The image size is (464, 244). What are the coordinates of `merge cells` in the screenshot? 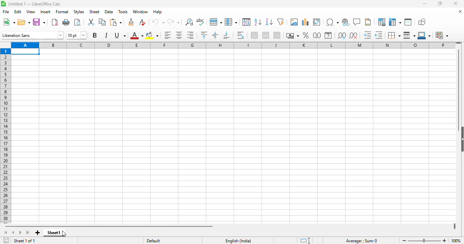 It's located at (266, 35).